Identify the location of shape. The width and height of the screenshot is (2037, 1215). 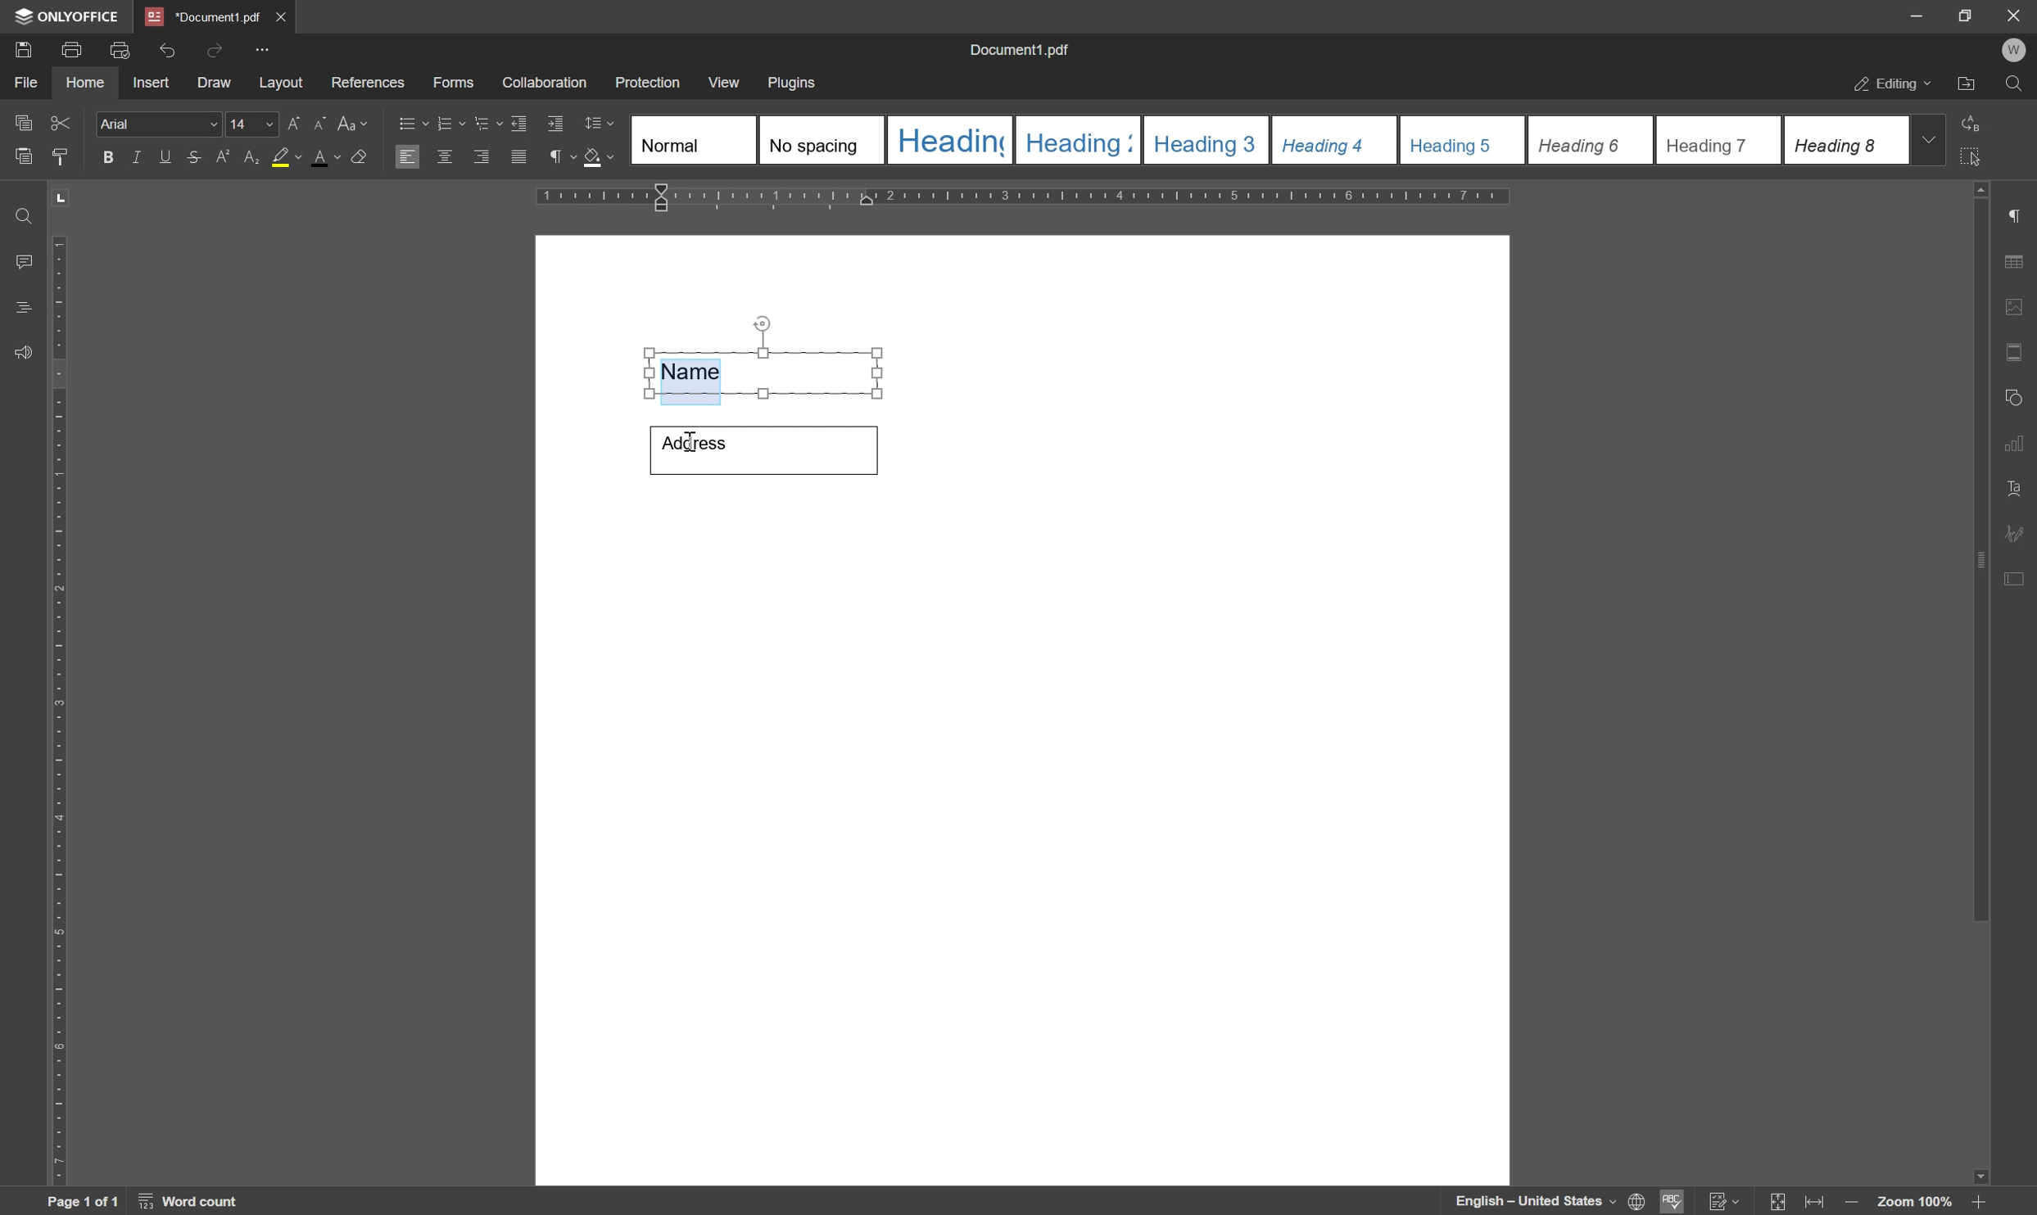
(2018, 394).